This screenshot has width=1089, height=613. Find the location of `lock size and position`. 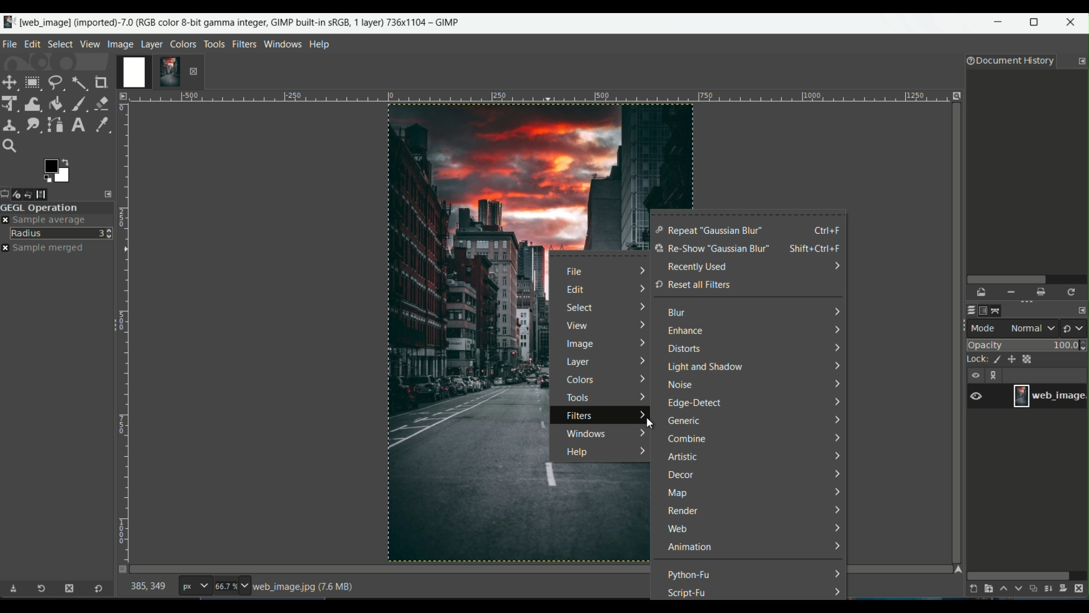

lock size and position is located at coordinates (1012, 360).